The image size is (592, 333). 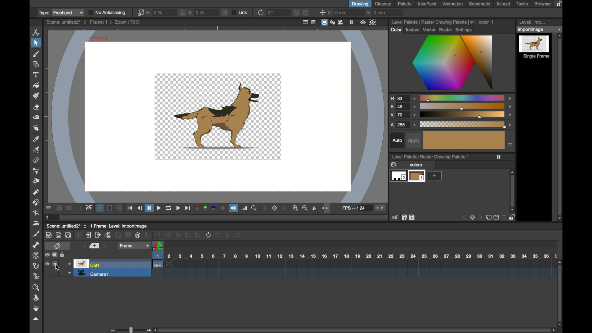 What do you see at coordinates (340, 22) in the screenshot?
I see `film` at bounding box center [340, 22].